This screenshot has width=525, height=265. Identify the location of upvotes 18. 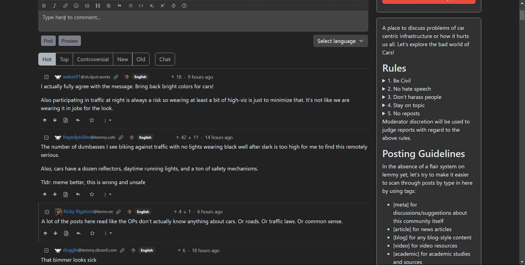
(176, 77).